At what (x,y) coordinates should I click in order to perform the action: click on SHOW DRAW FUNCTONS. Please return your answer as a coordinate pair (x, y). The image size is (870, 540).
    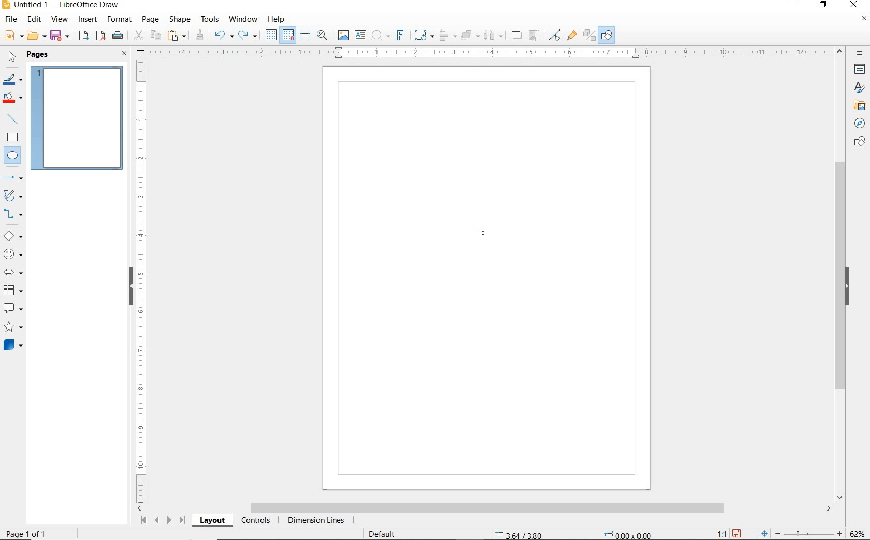
    Looking at the image, I should click on (606, 35).